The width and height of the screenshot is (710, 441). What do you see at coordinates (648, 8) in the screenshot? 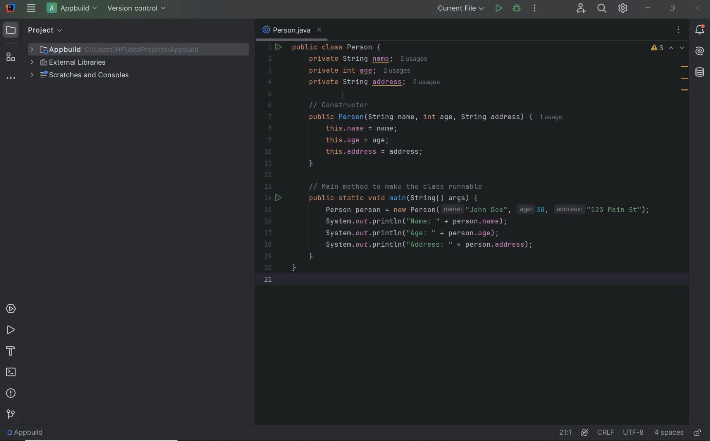
I see `minimize` at bounding box center [648, 8].